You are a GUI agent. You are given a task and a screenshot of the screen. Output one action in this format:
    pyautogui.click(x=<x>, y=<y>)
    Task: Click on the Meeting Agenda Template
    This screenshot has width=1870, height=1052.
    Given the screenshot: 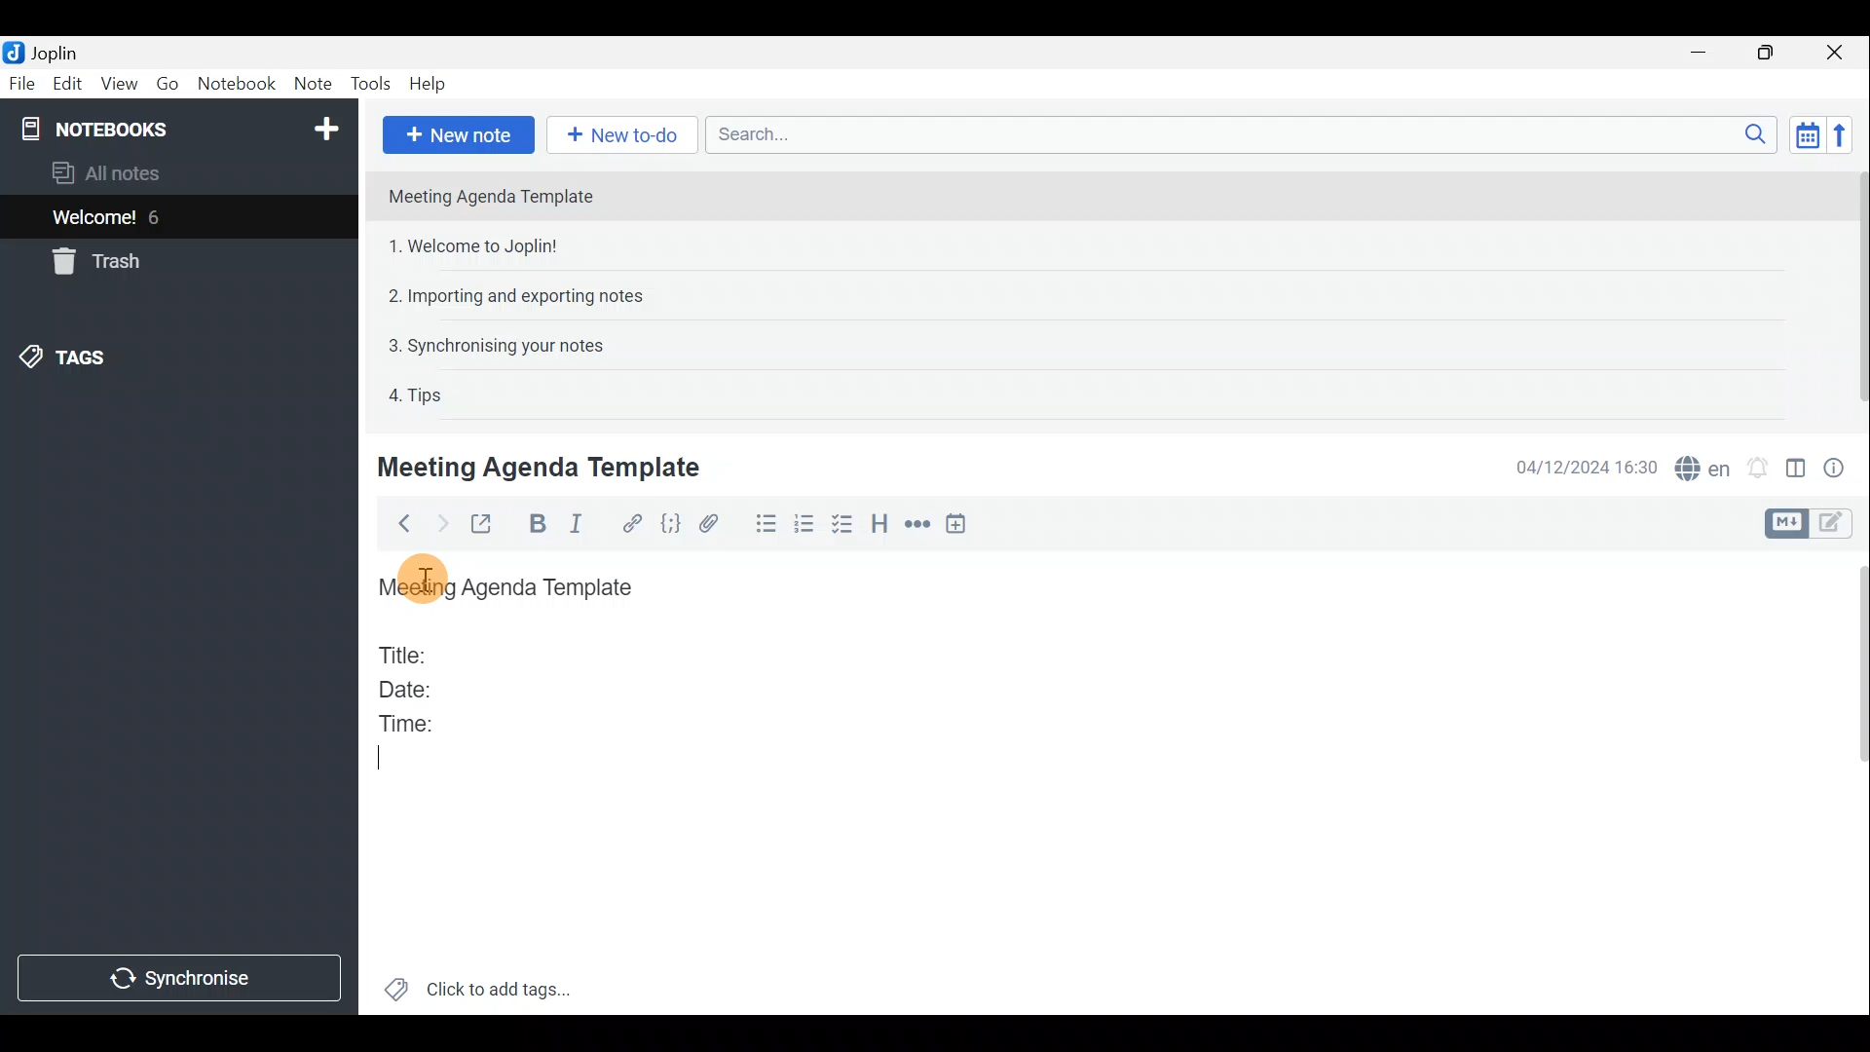 What is the action you would take?
    pyautogui.click(x=511, y=588)
    